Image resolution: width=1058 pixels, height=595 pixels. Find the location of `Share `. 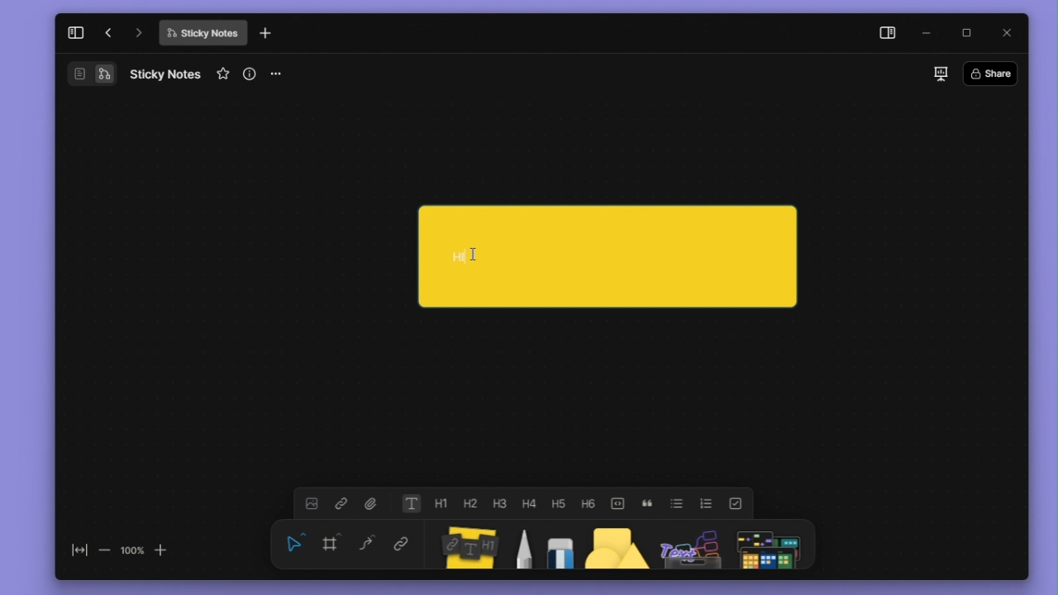

Share  is located at coordinates (990, 74).